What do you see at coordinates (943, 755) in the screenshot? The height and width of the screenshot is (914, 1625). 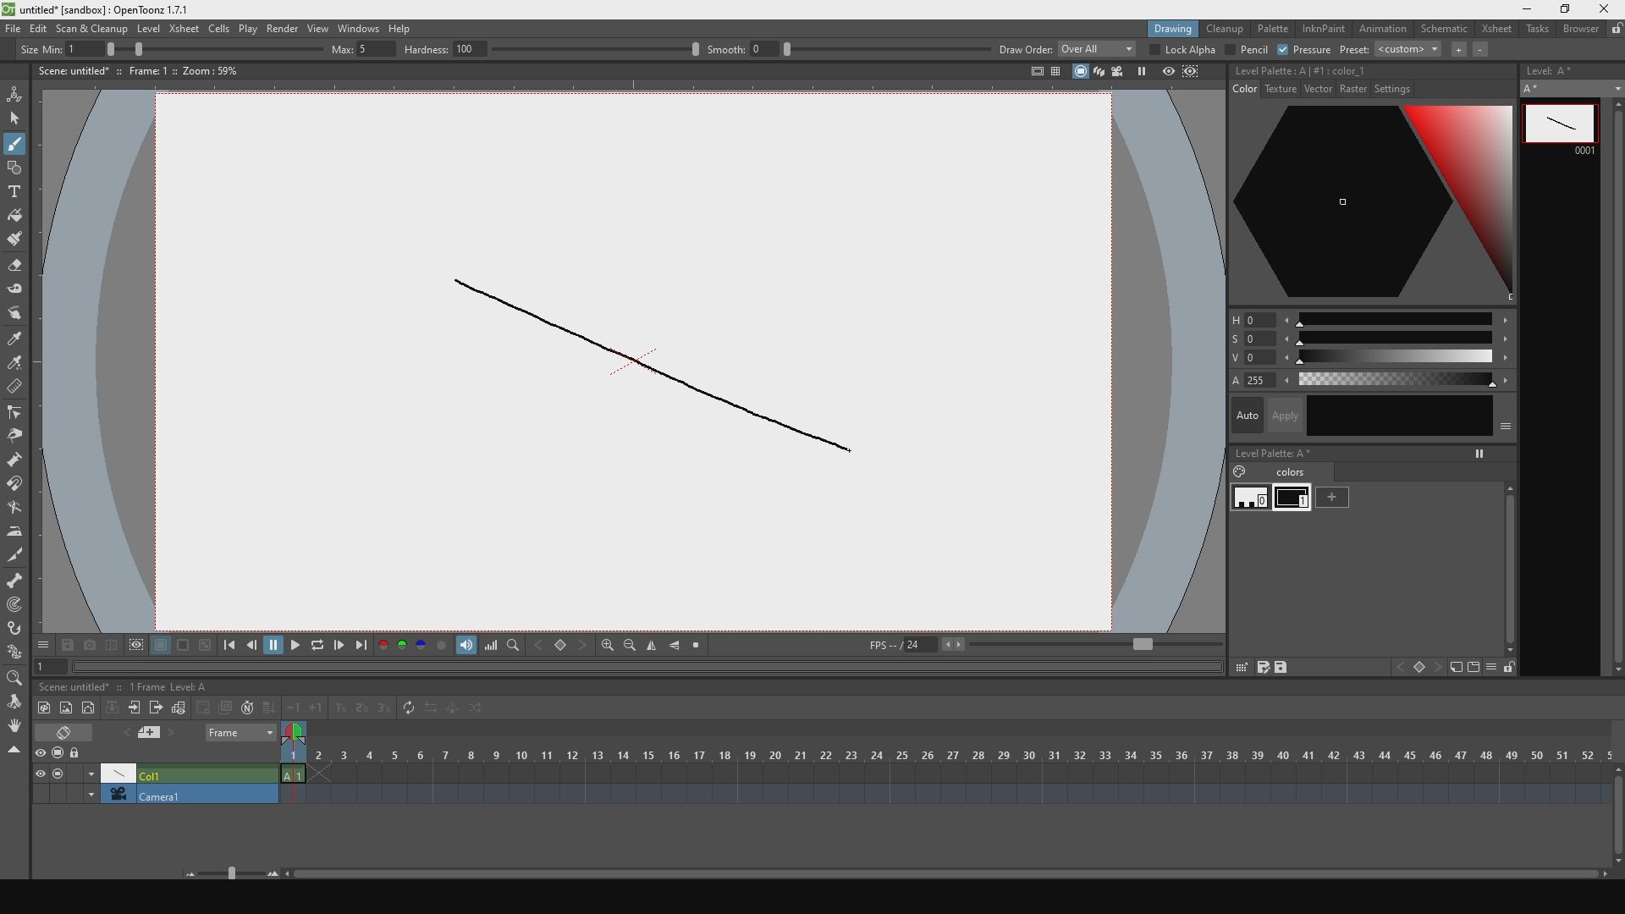 I see `scene frame` at bounding box center [943, 755].